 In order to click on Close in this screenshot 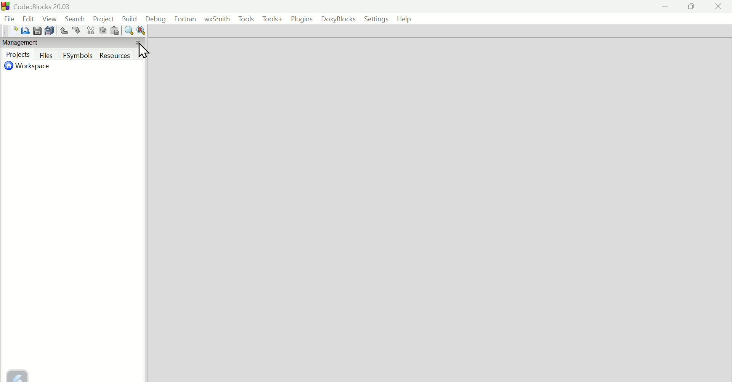, I will do `click(718, 6)`.